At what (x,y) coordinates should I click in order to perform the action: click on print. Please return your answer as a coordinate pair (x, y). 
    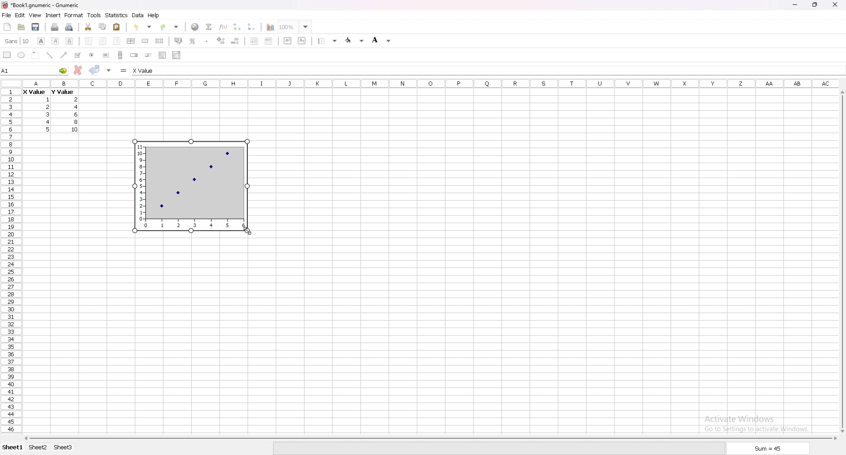
    Looking at the image, I should click on (55, 27).